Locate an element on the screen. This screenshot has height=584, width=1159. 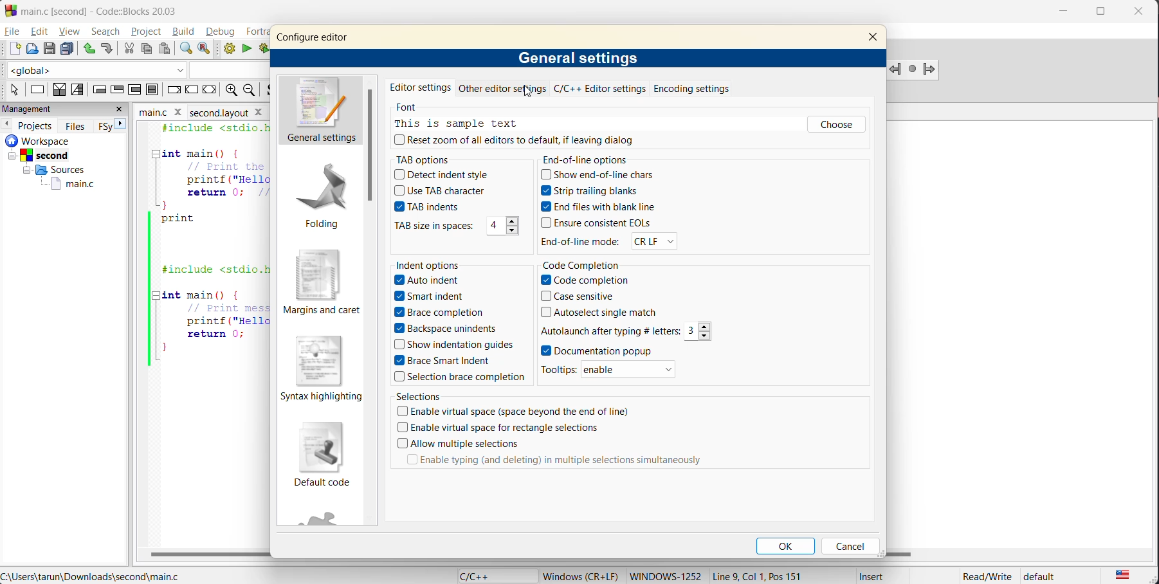
CR LF is located at coordinates (657, 241).